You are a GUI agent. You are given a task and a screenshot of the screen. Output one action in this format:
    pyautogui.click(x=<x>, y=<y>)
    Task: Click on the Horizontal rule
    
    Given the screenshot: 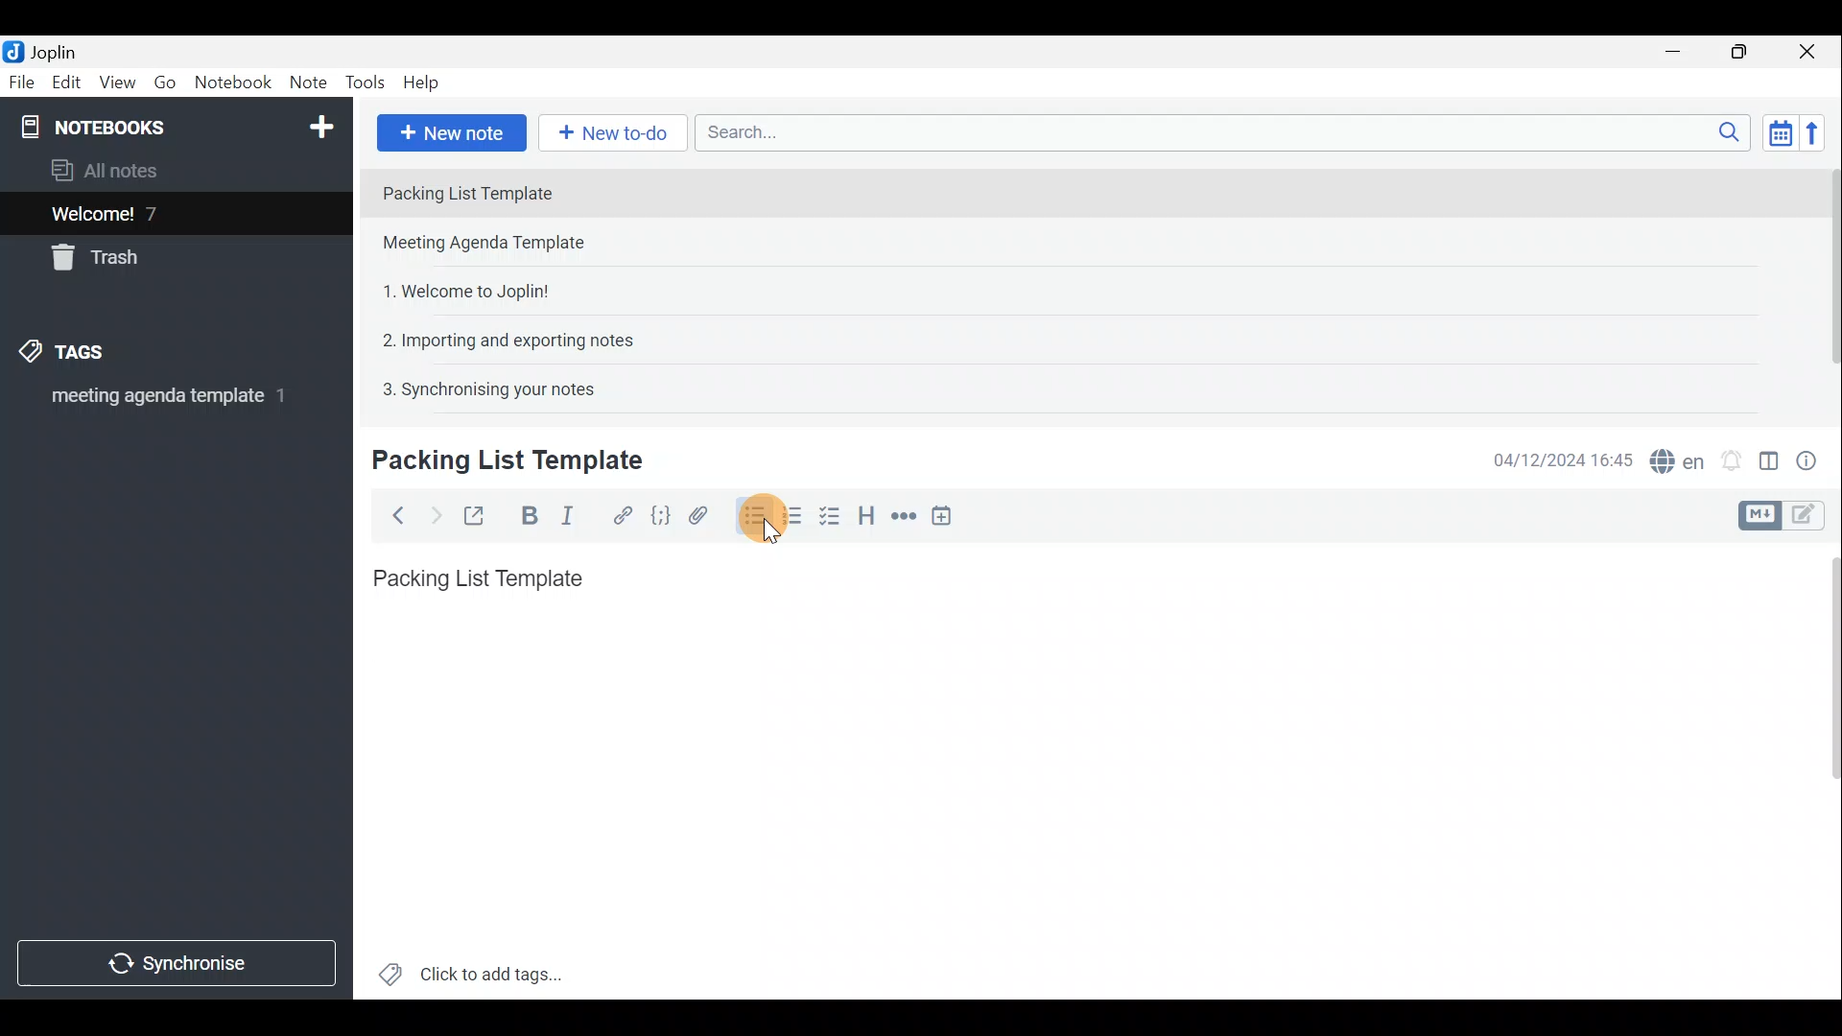 What is the action you would take?
    pyautogui.click(x=901, y=516)
    